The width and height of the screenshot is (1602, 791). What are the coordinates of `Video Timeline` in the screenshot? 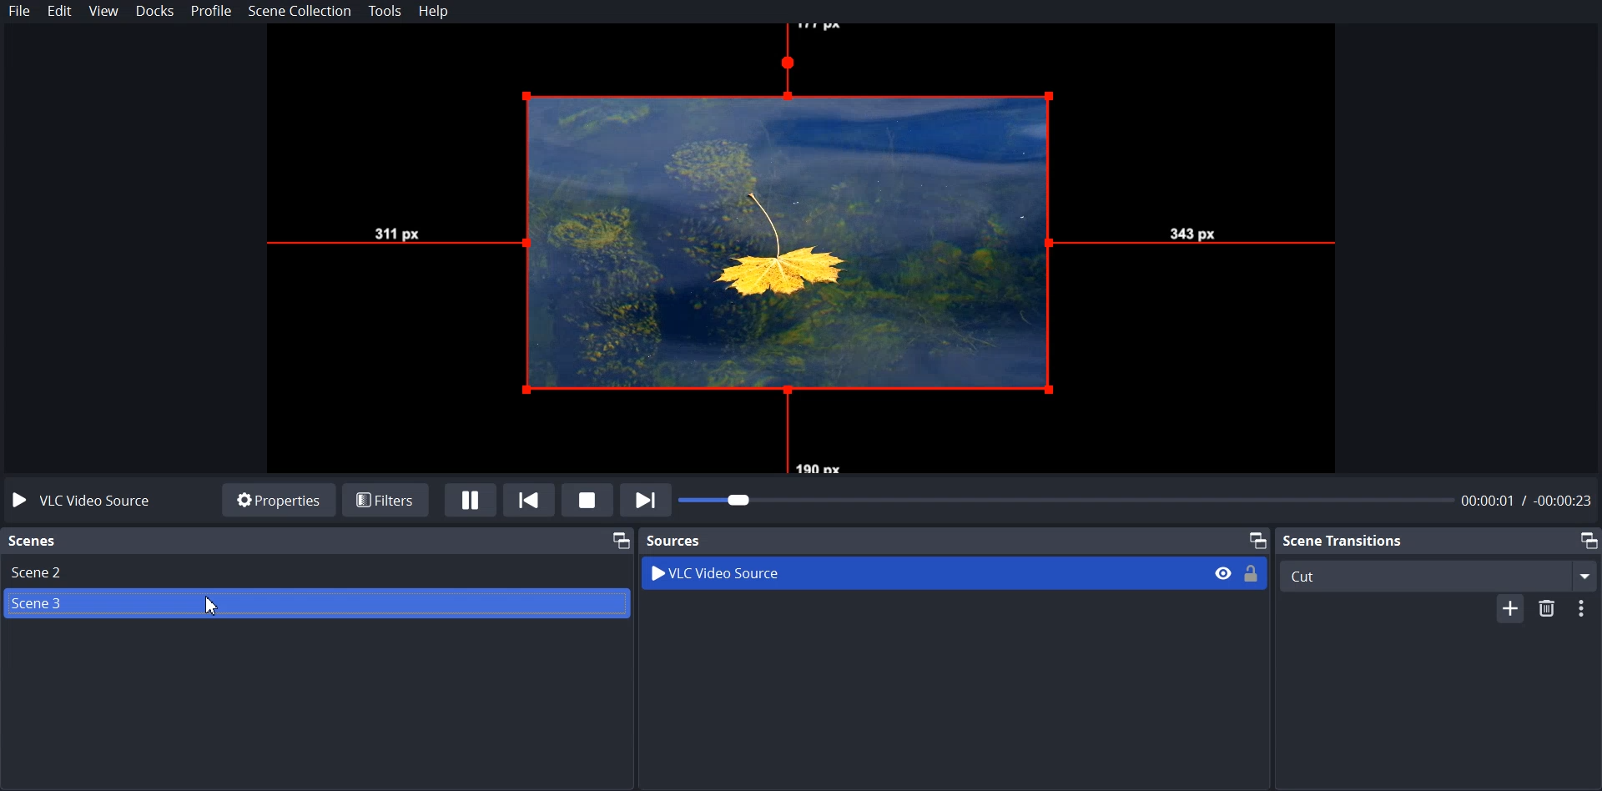 It's located at (1139, 501).